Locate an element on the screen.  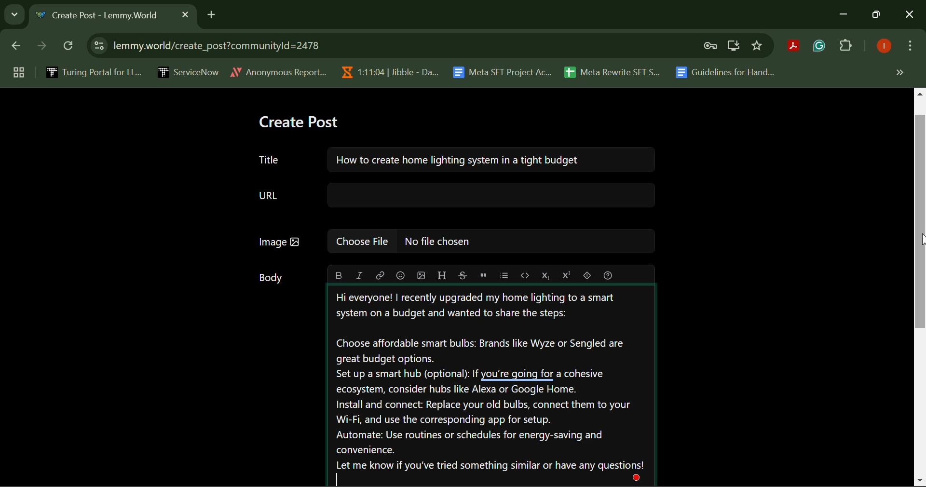
Refresh Page  is located at coordinates (69, 46).